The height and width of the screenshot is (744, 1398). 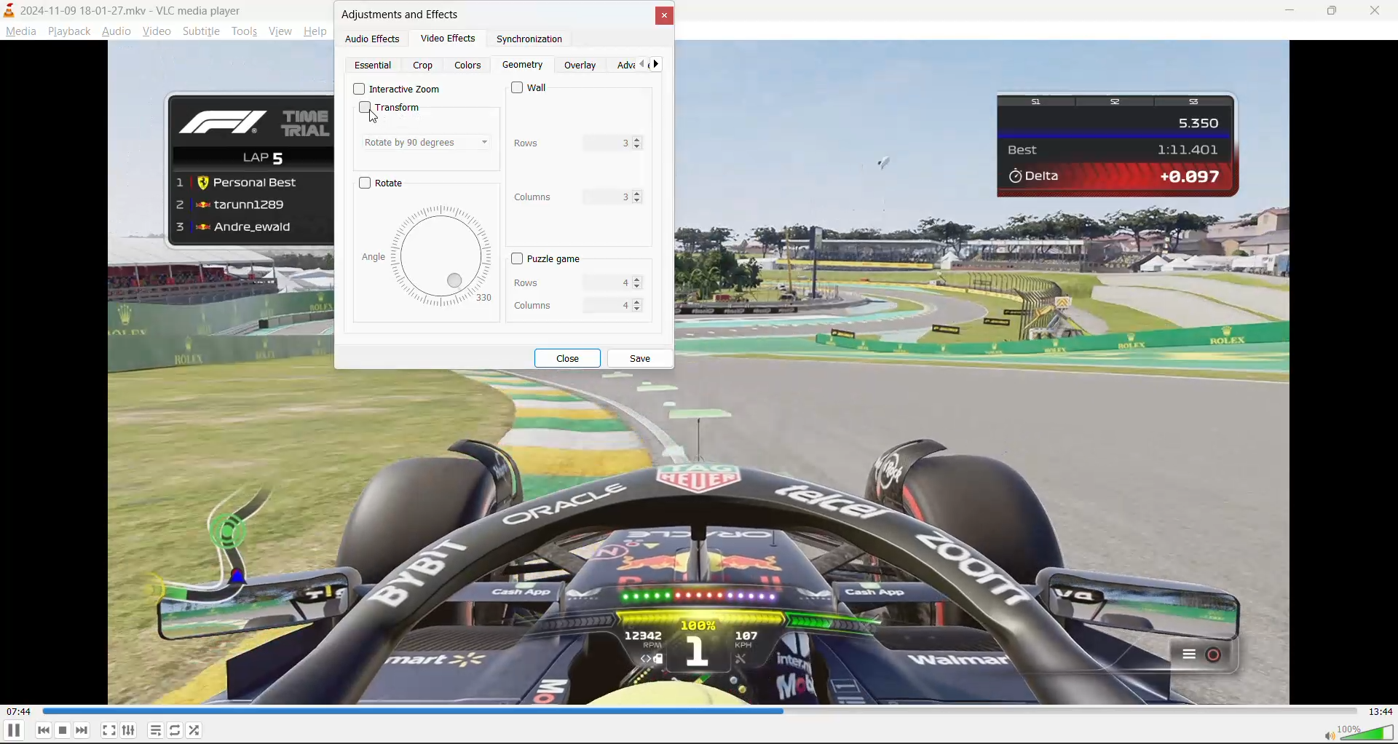 I want to click on save, so click(x=643, y=357).